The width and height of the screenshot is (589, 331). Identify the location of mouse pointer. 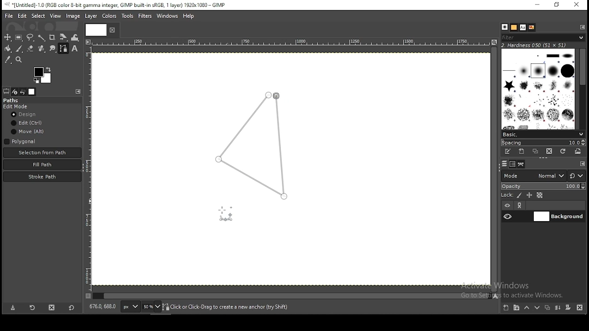
(223, 215).